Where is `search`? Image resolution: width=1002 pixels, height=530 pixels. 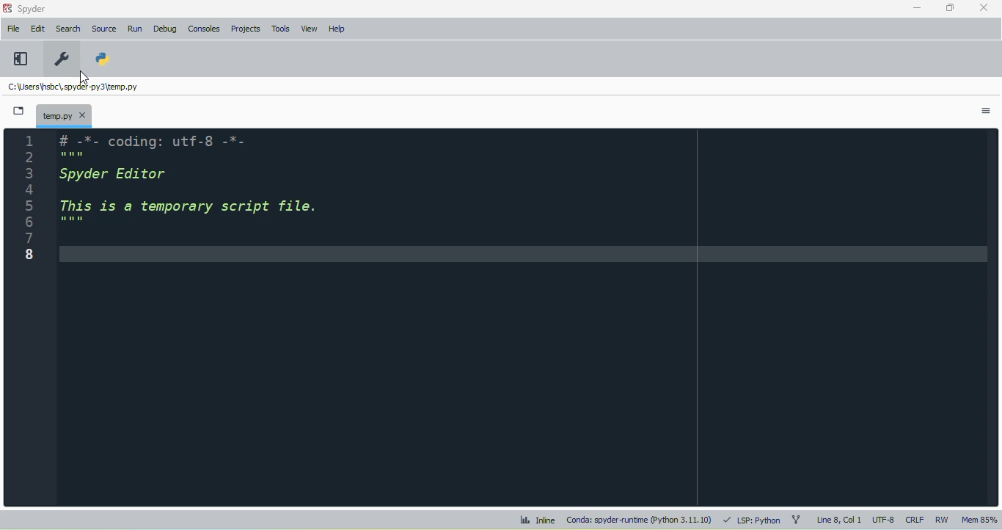
search is located at coordinates (68, 29).